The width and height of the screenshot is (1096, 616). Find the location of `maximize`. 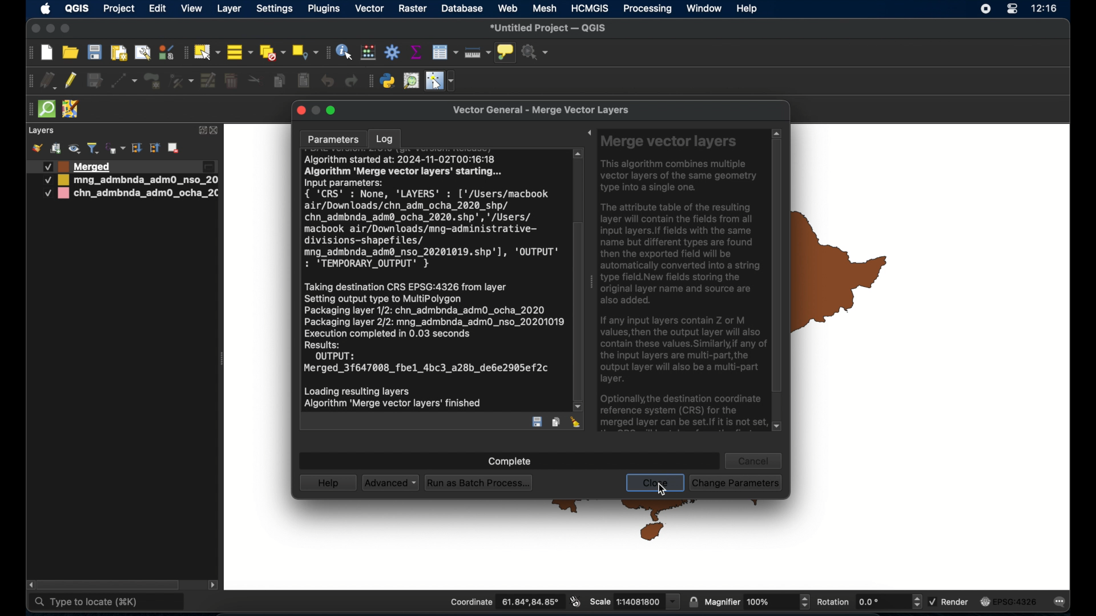

maximize is located at coordinates (333, 112).